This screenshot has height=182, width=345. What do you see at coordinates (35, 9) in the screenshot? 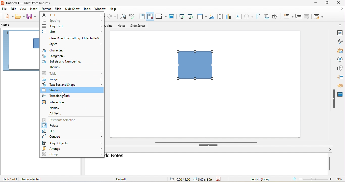
I see `insert` at bounding box center [35, 9].